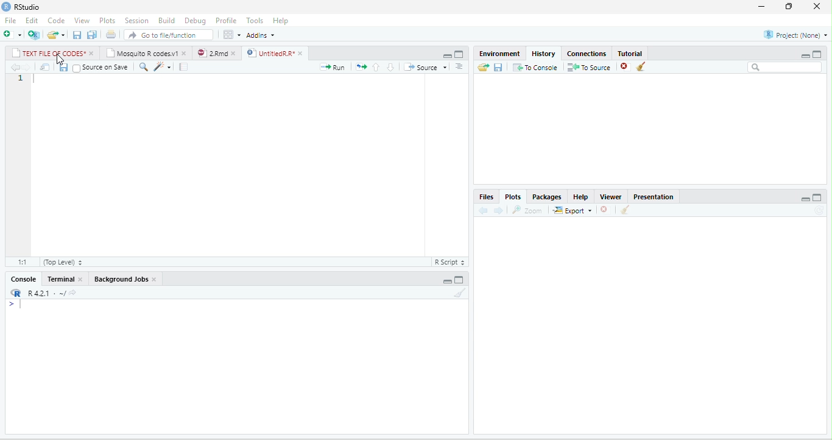 The width and height of the screenshot is (832, 440). What do you see at coordinates (653, 197) in the screenshot?
I see `Presentation` at bounding box center [653, 197].